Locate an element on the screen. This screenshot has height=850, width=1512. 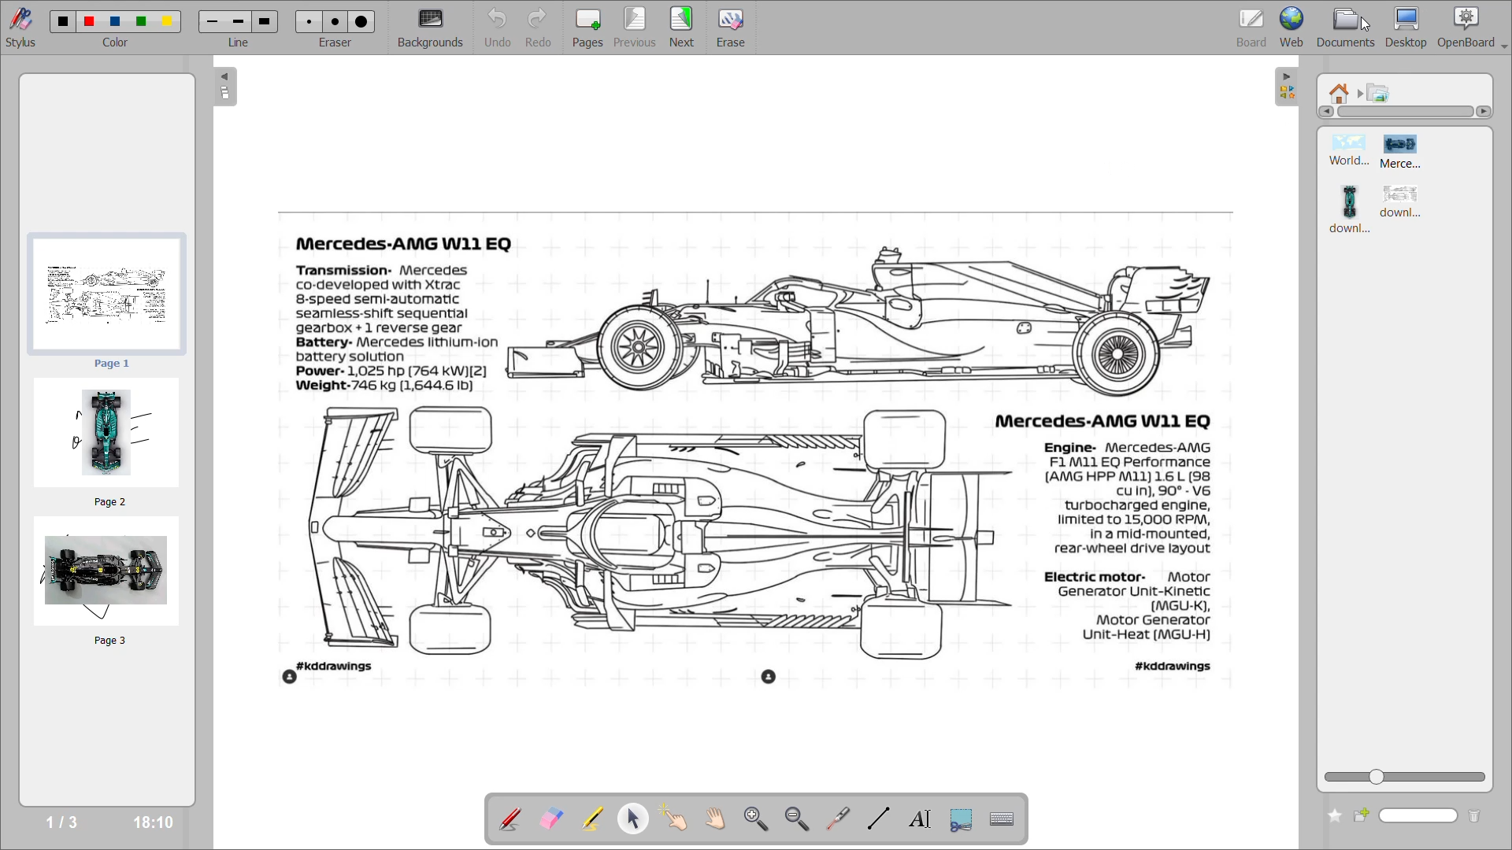
color 5 is located at coordinates (165, 21).